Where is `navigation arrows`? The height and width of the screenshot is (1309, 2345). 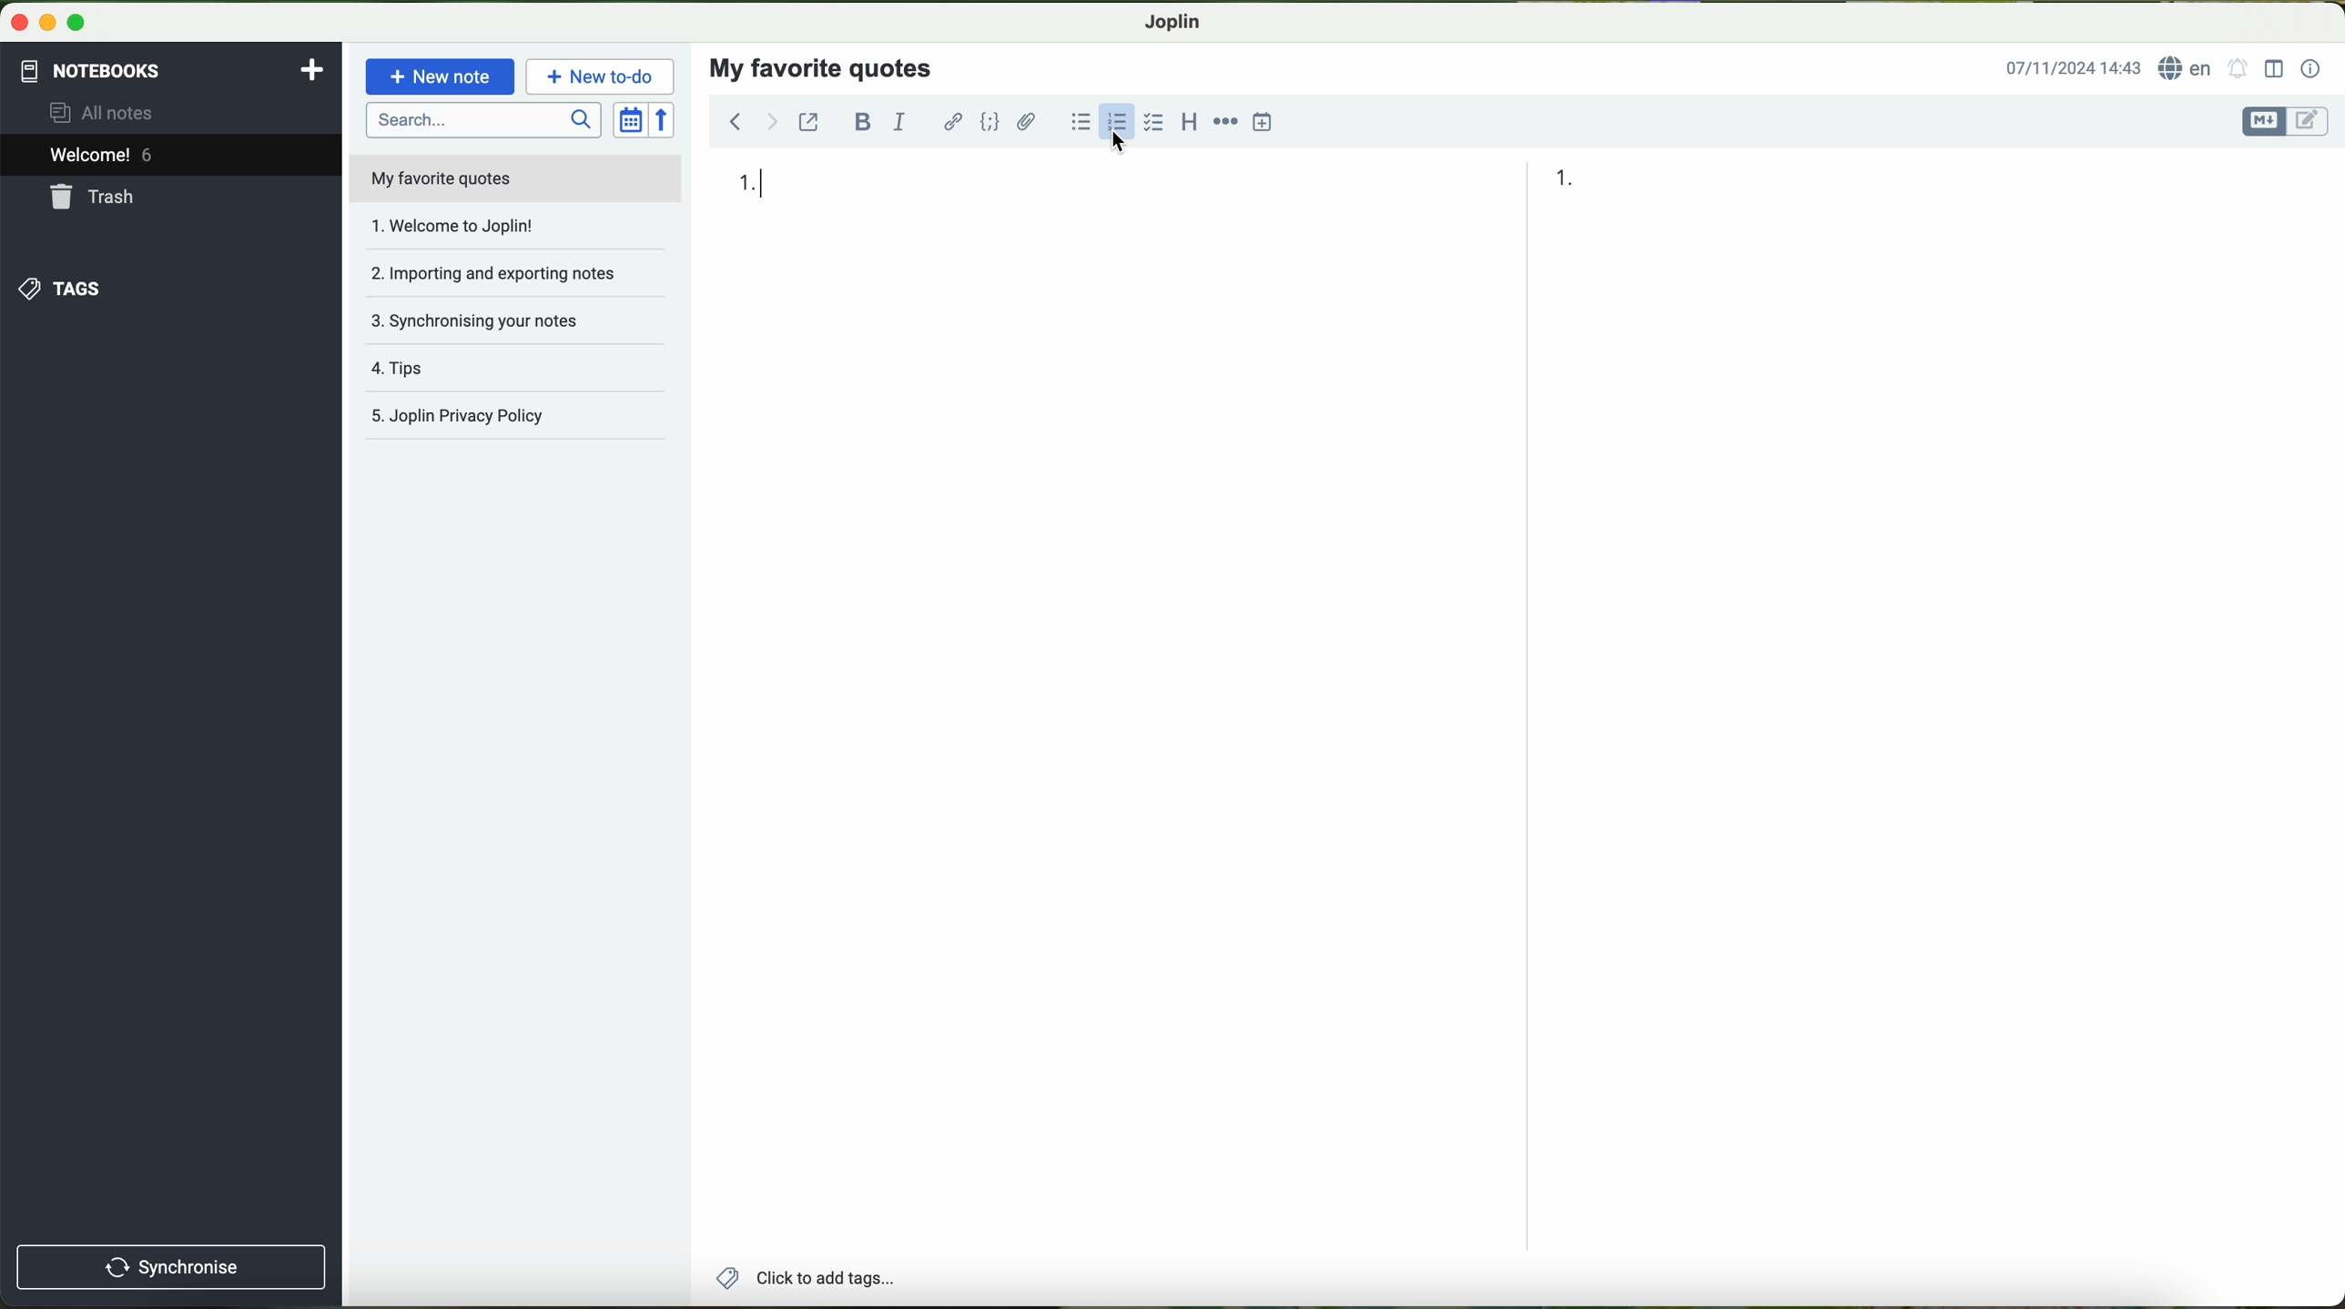
navigation arrows is located at coordinates (746, 121).